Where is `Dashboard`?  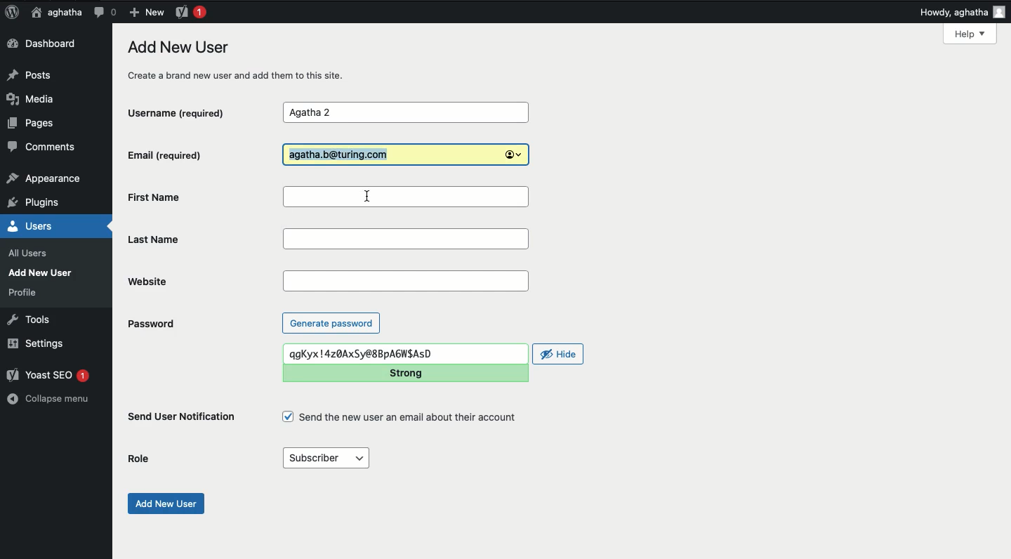 Dashboard is located at coordinates (46, 44).